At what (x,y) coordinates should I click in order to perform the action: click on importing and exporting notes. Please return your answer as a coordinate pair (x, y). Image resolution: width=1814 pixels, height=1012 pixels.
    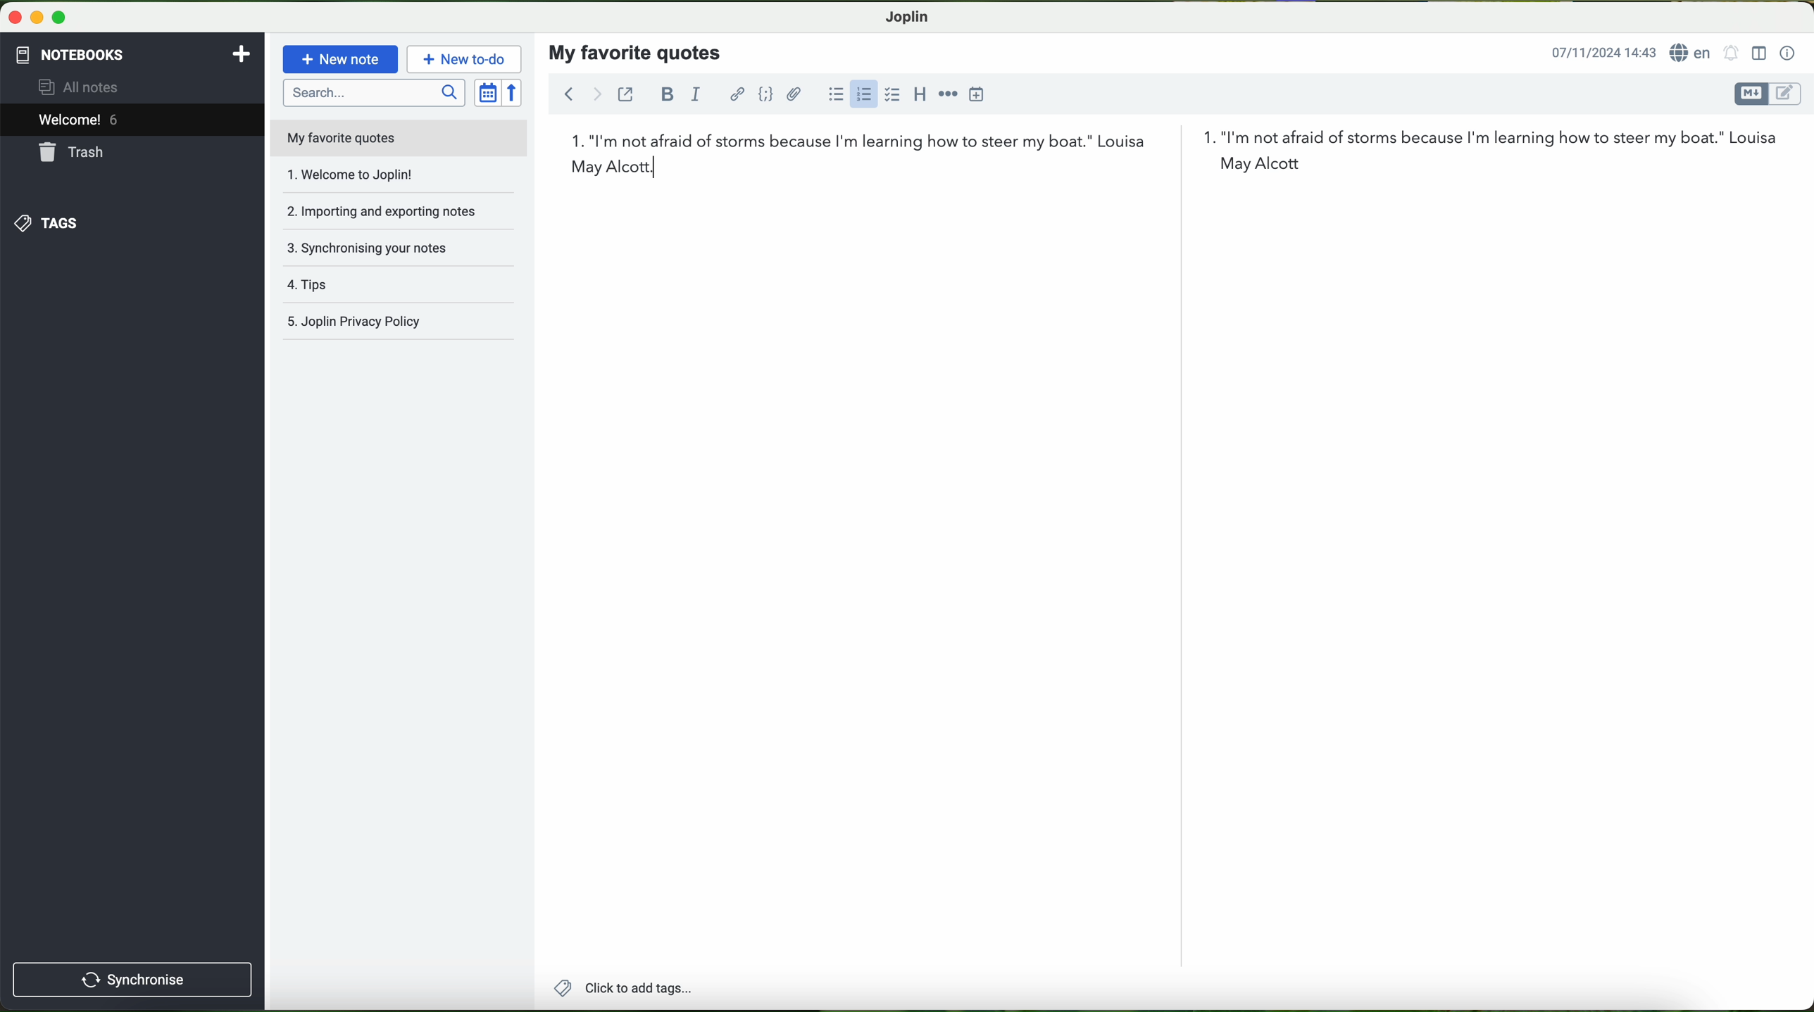
    Looking at the image, I should click on (396, 210).